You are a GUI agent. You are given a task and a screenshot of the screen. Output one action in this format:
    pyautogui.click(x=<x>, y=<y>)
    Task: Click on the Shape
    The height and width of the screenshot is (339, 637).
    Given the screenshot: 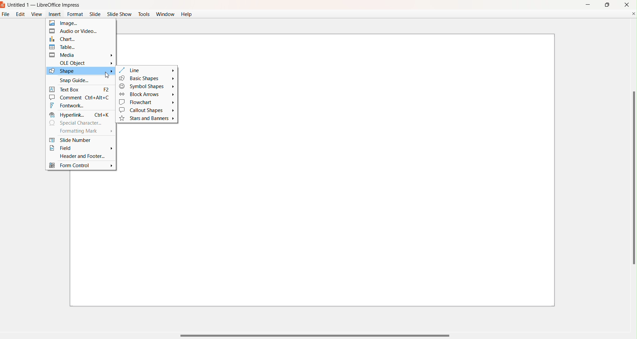 What is the action you would take?
    pyautogui.click(x=80, y=71)
    